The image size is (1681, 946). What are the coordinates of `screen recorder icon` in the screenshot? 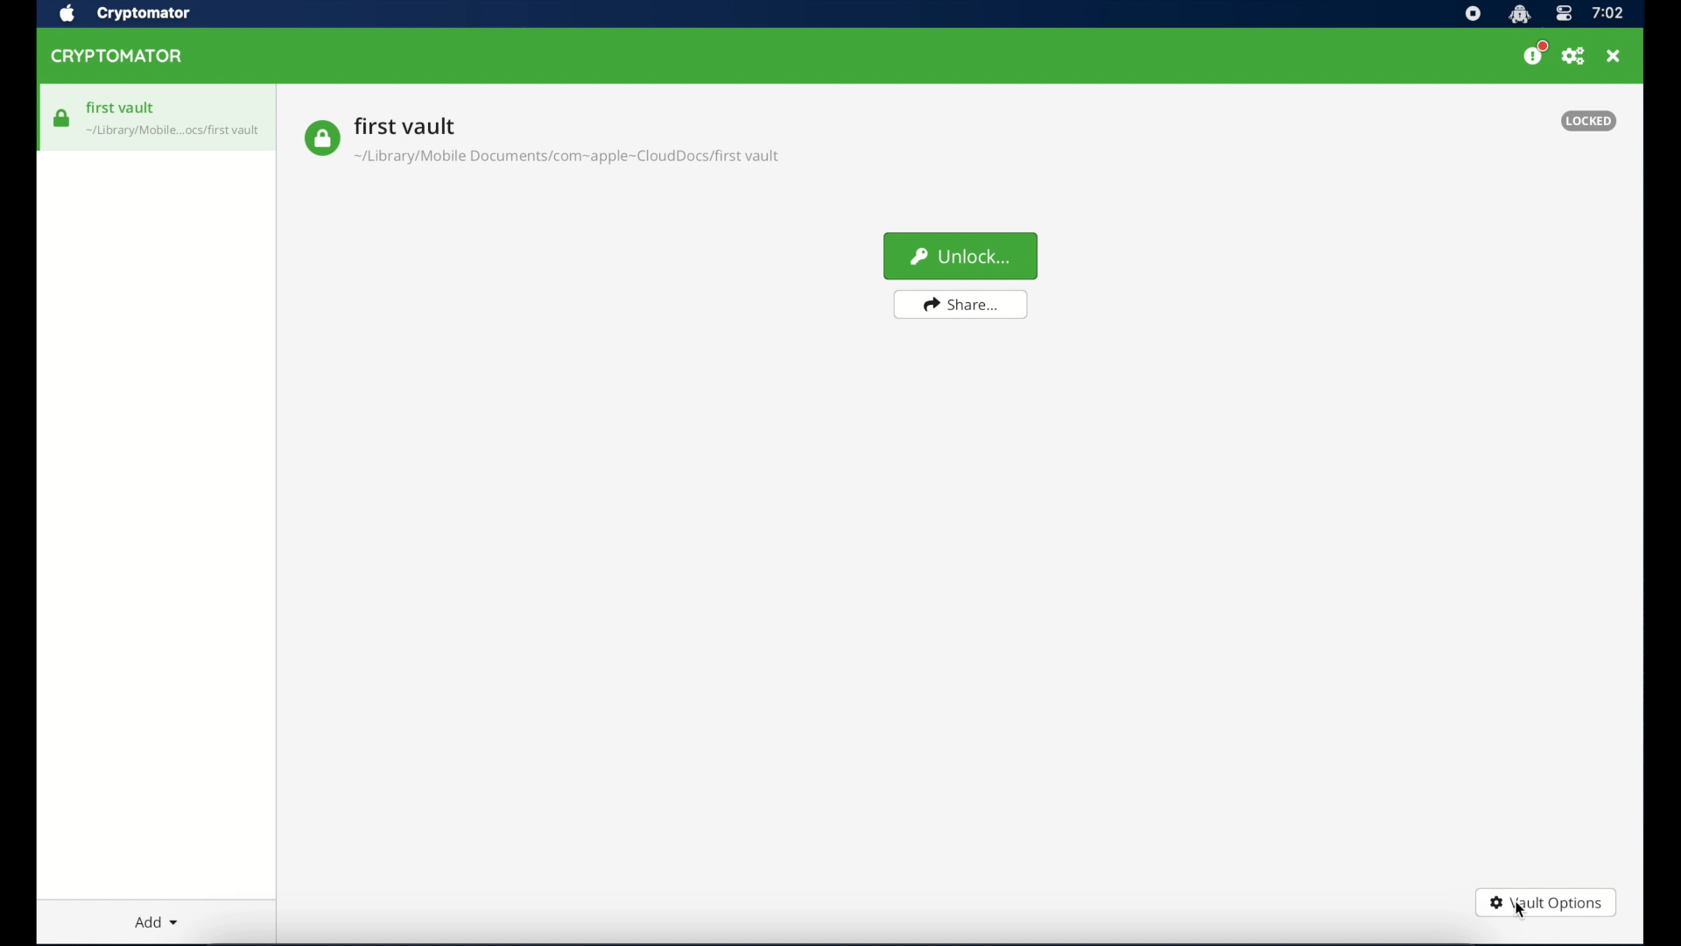 It's located at (1473, 15).